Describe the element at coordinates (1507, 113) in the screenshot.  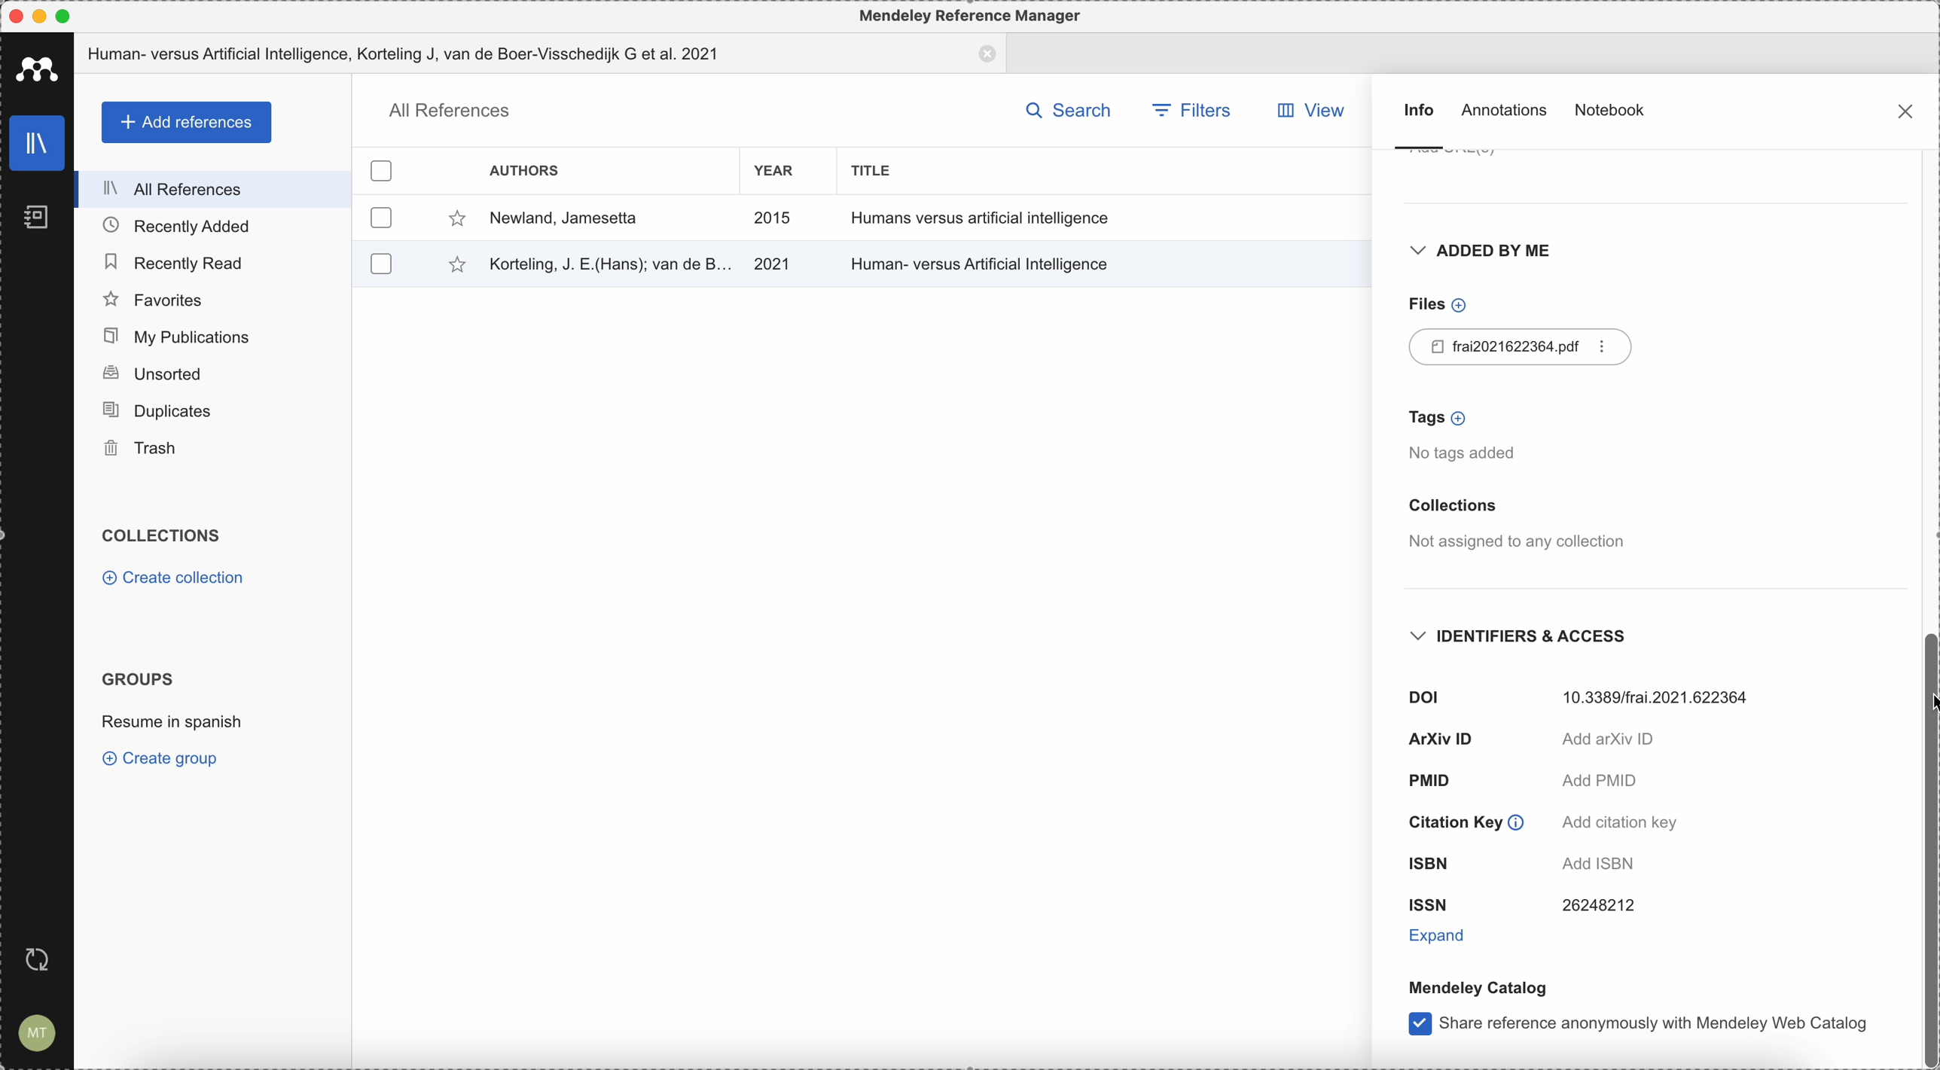
I see `annotations` at that location.